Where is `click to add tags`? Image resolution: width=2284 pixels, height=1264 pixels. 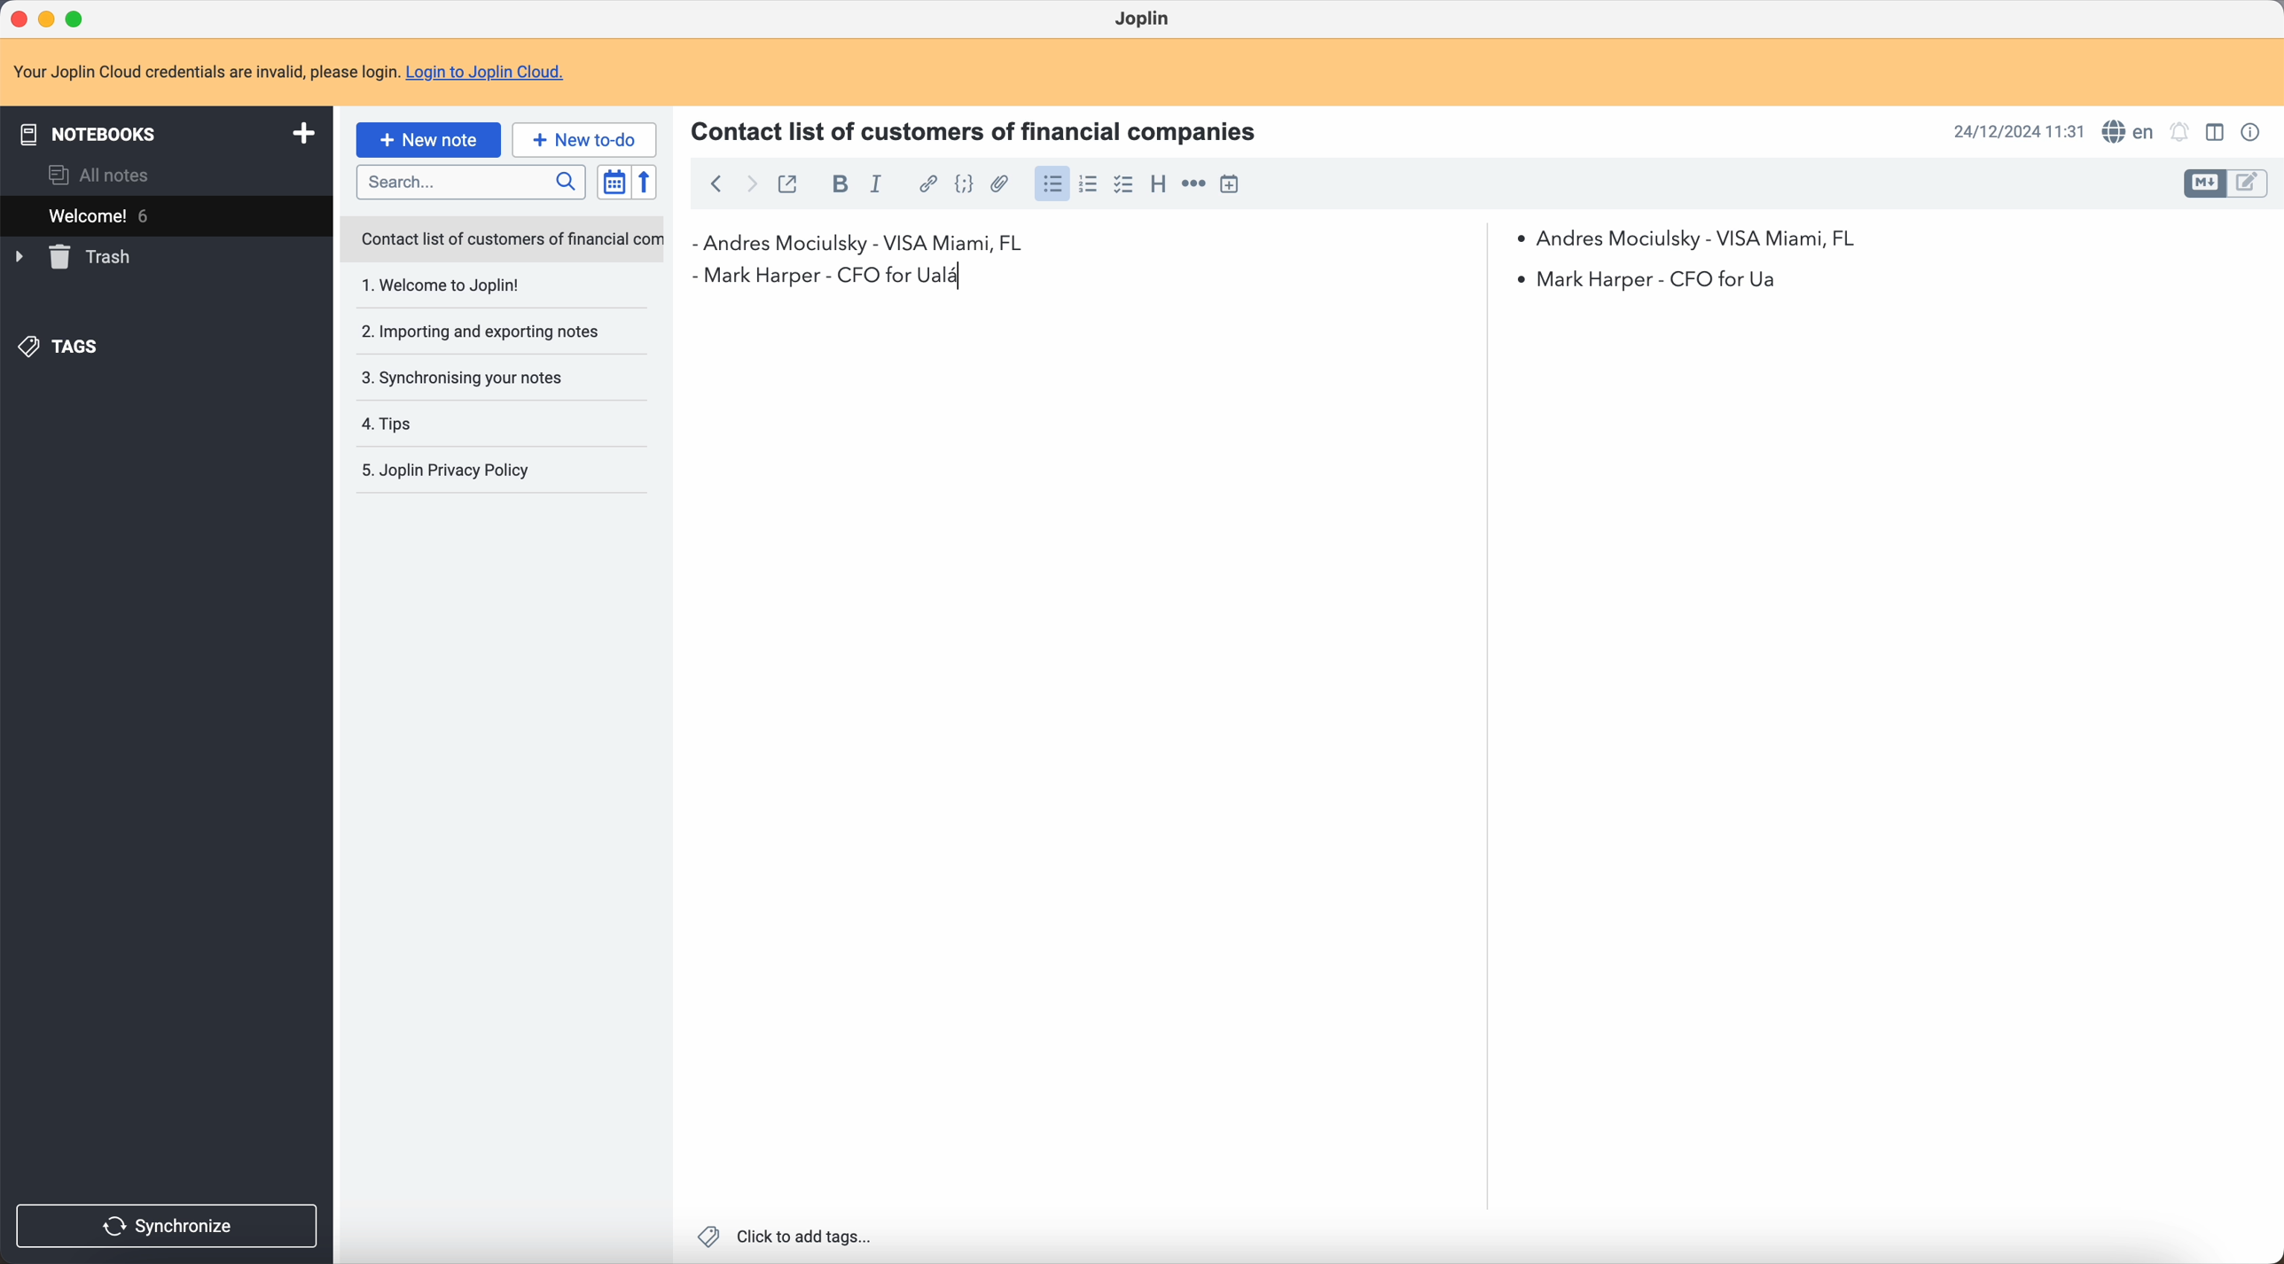
click to add tags is located at coordinates (784, 1236).